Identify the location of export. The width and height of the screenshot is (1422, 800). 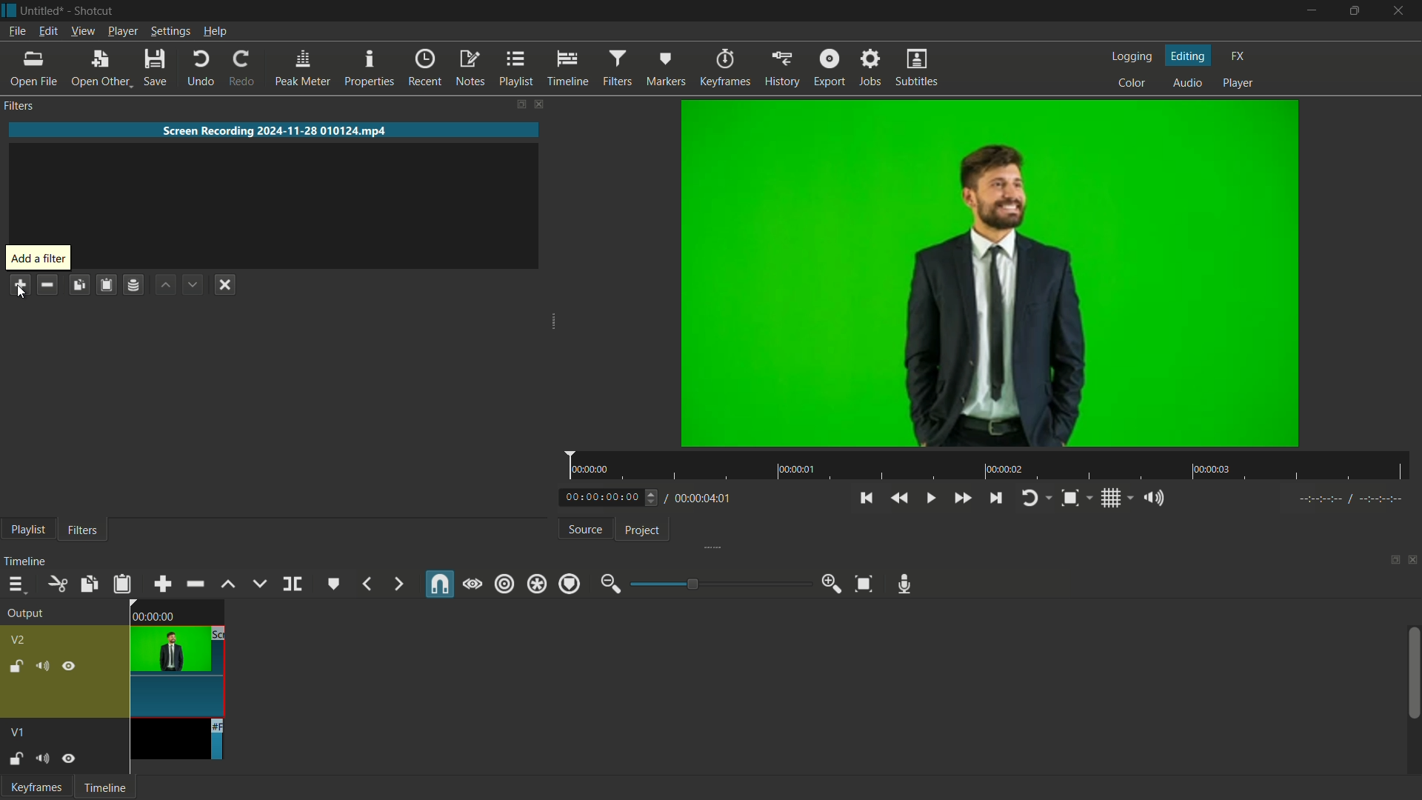
(826, 69).